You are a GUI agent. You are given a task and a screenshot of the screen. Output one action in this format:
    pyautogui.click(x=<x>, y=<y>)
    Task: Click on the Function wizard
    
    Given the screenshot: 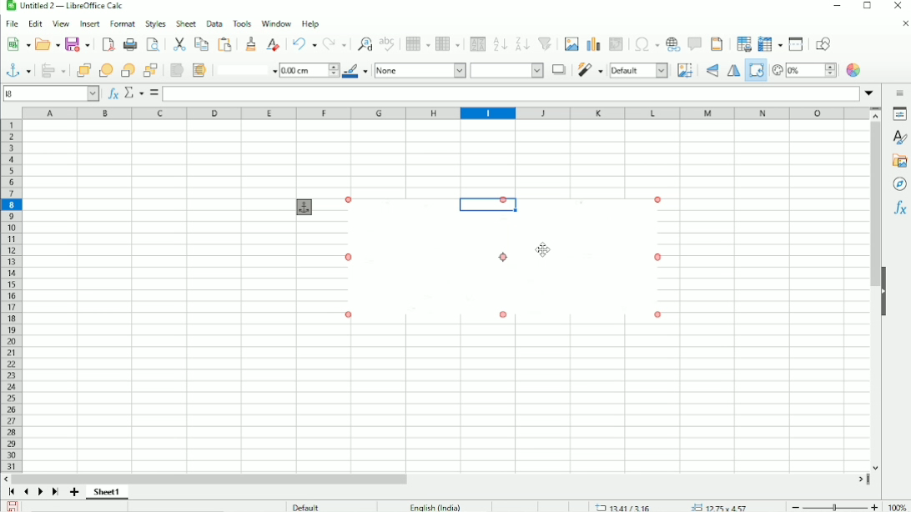 What is the action you would take?
    pyautogui.click(x=113, y=93)
    